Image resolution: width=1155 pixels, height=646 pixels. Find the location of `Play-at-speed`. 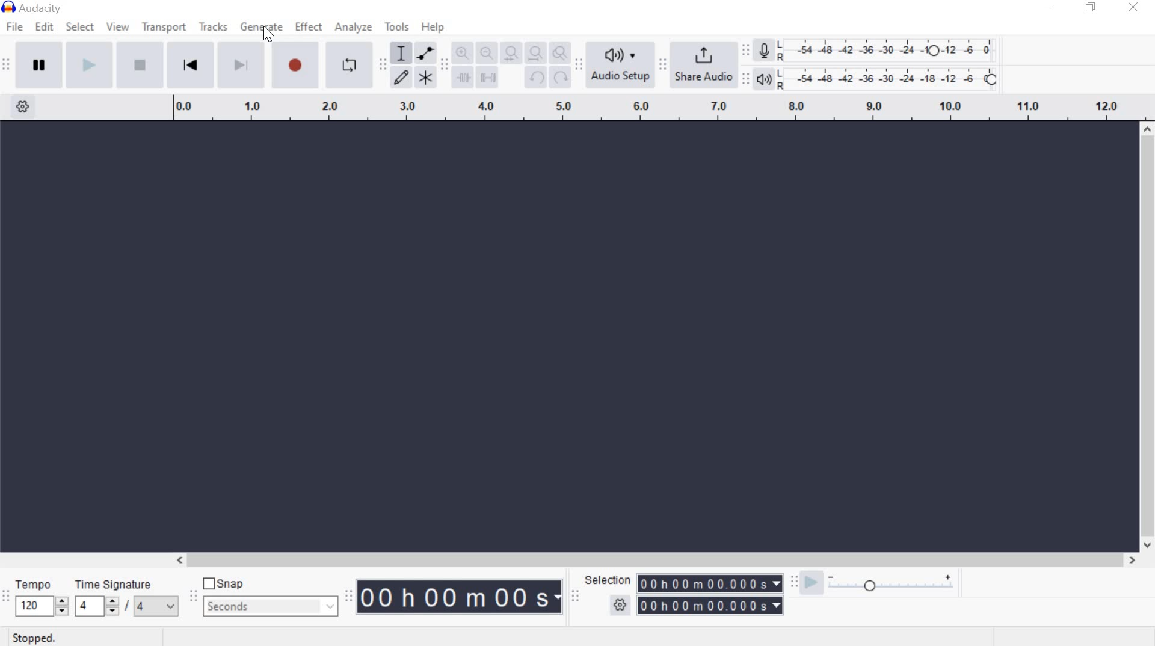

Play-at-speed is located at coordinates (811, 583).